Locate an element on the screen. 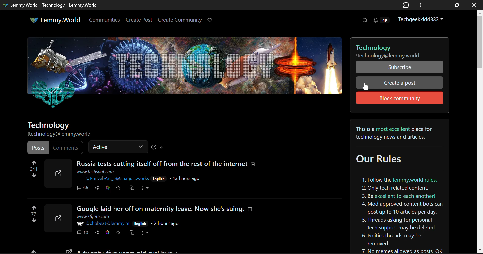 The image size is (483, 254). Community Media is located at coordinates (184, 76).